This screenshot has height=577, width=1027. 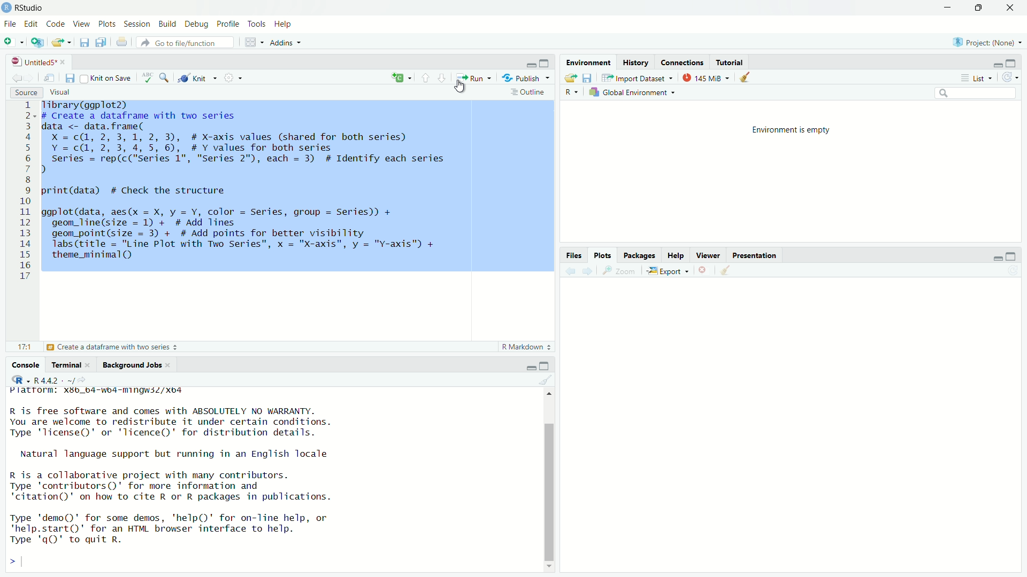 I want to click on Maximize, so click(x=546, y=63).